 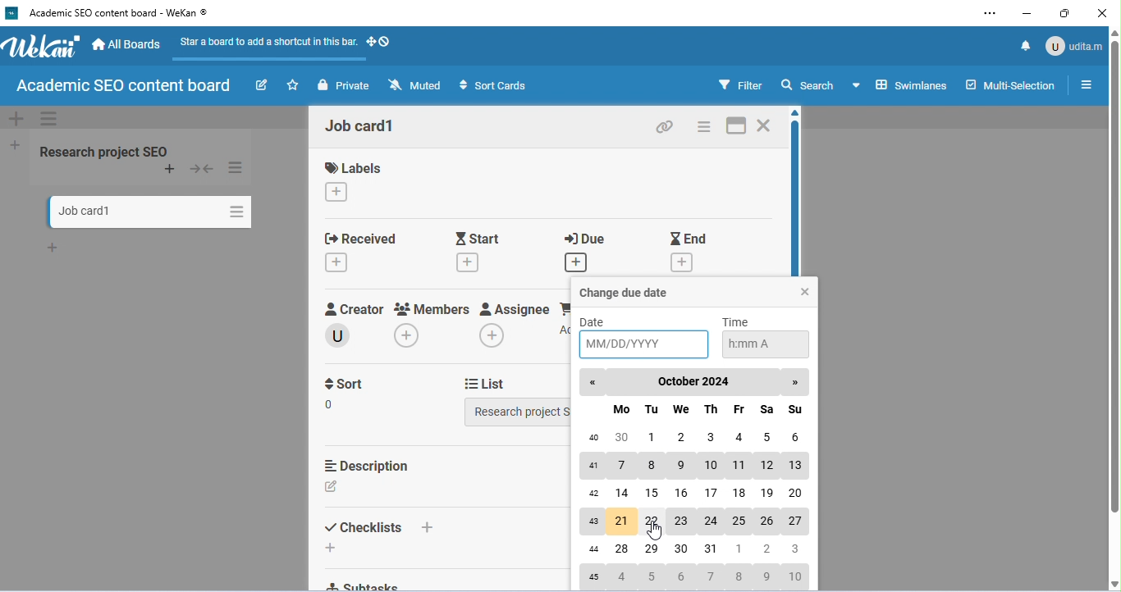 What do you see at coordinates (103, 150) in the screenshot?
I see `research project SEO` at bounding box center [103, 150].